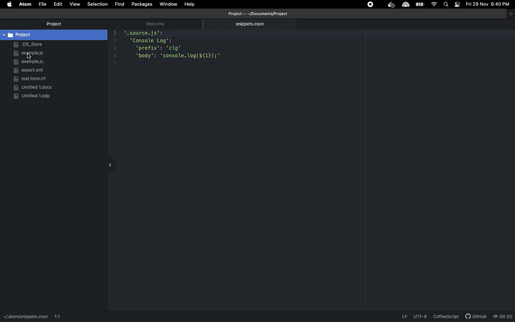 This screenshot has height=322, width=515. Describe the element at coordinates (434, 4) in the screenshot. I see `Internet` at that location.